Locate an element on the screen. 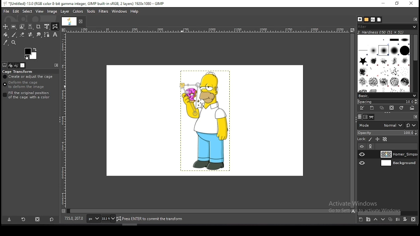 The width and height of the screenshot is (420, 236). spacing is located at coordinates (387, 101).